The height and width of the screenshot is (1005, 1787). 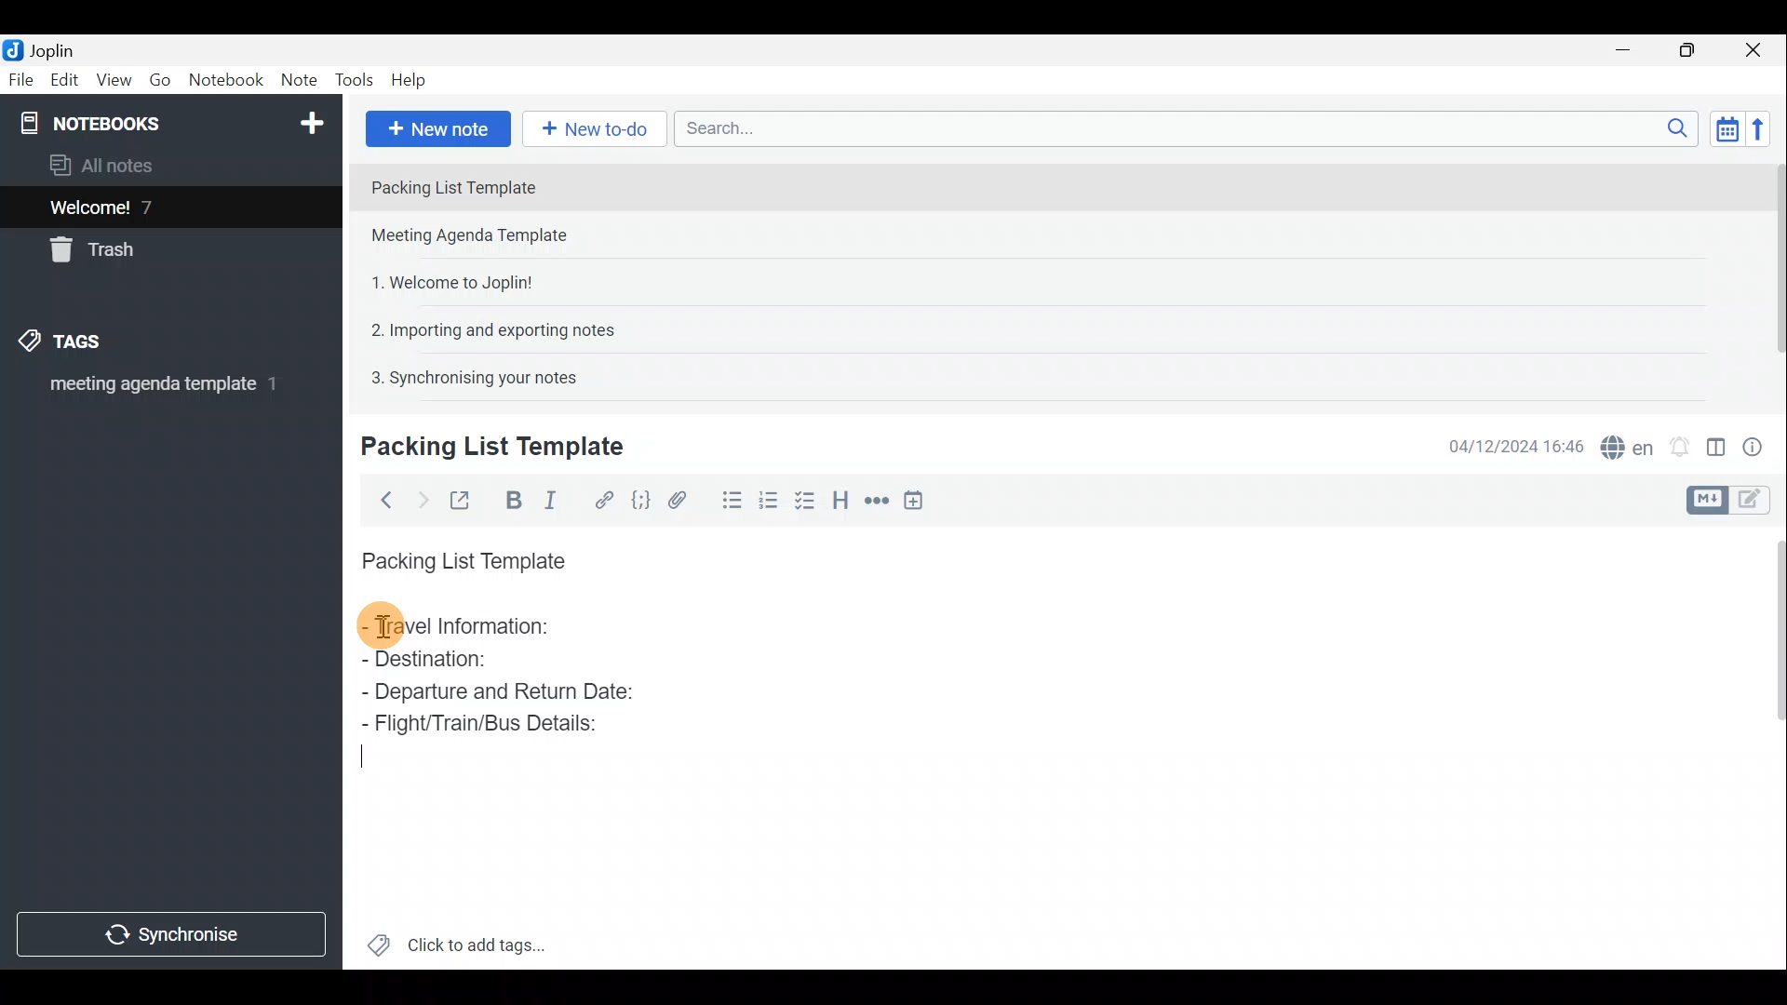 I want to click on Maximise, so click(x=1694, y=50).